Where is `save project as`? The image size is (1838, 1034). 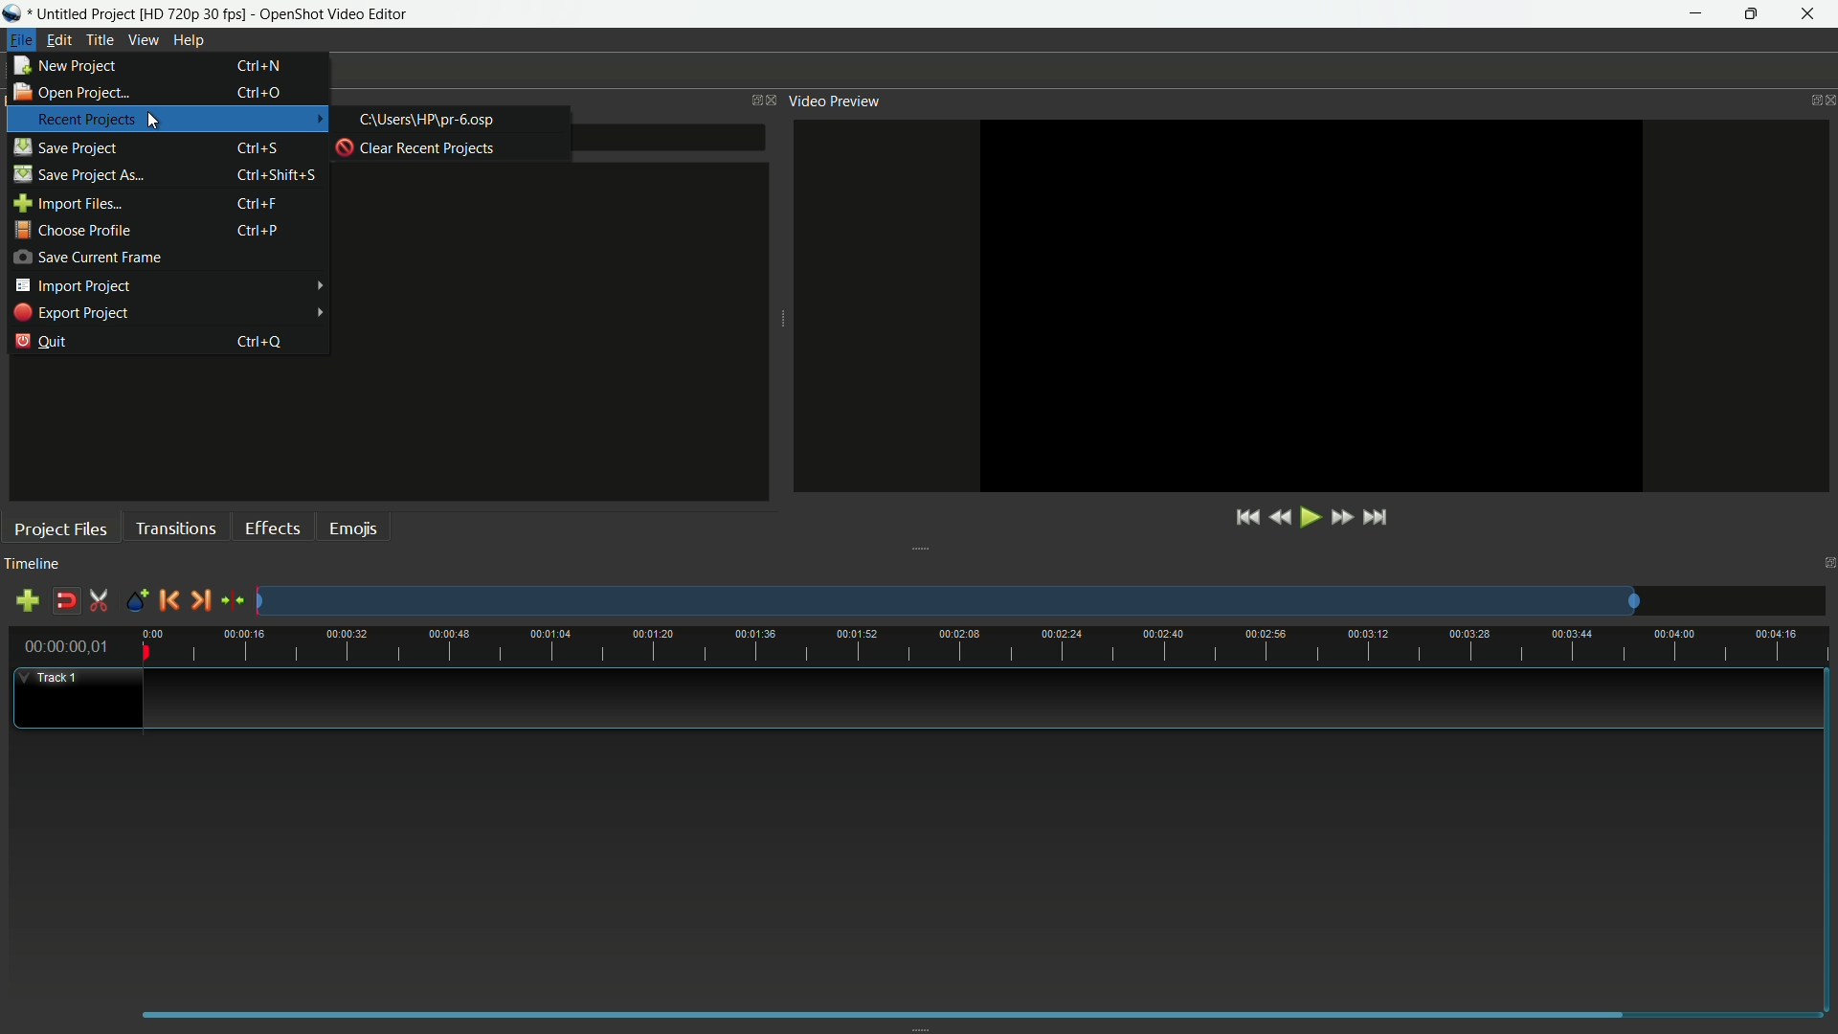
save project as is located at coordinates (78, 174).